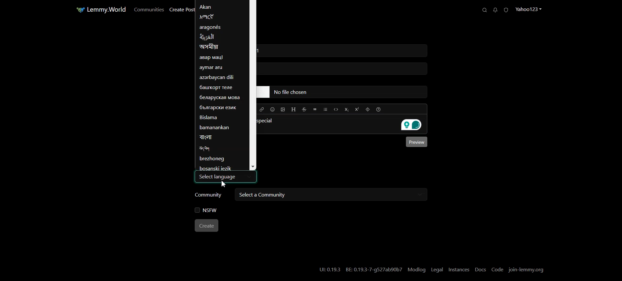 This screenshot has height=281, width=622. What do you see at coordinates (225, 177) in the screenshot?
I see `Select language` at bounding box center [225, 177].